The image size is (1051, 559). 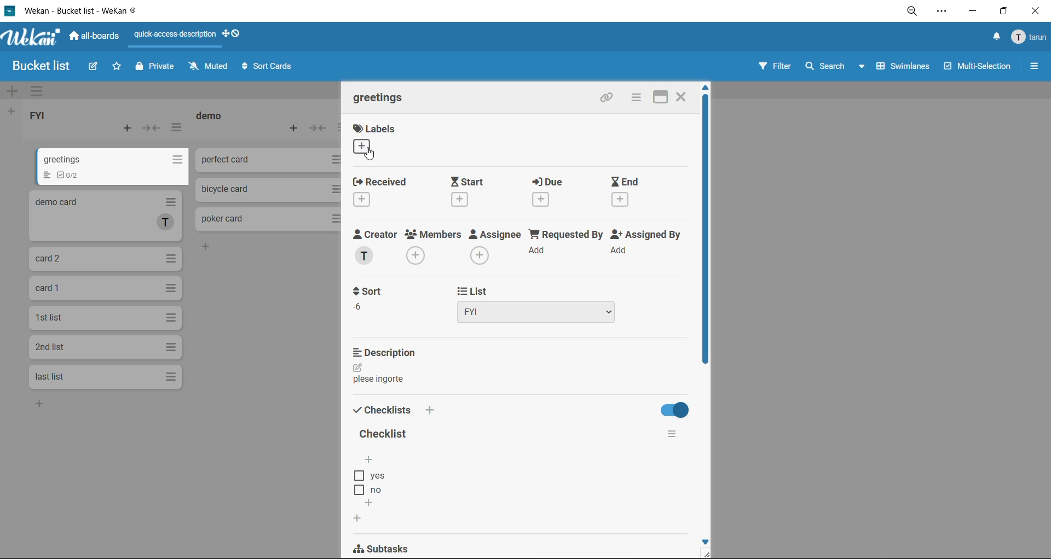 What do you see at coordinates (106, 289) in the screenshot?
I see `card 4` at bounding box center [106, 289].